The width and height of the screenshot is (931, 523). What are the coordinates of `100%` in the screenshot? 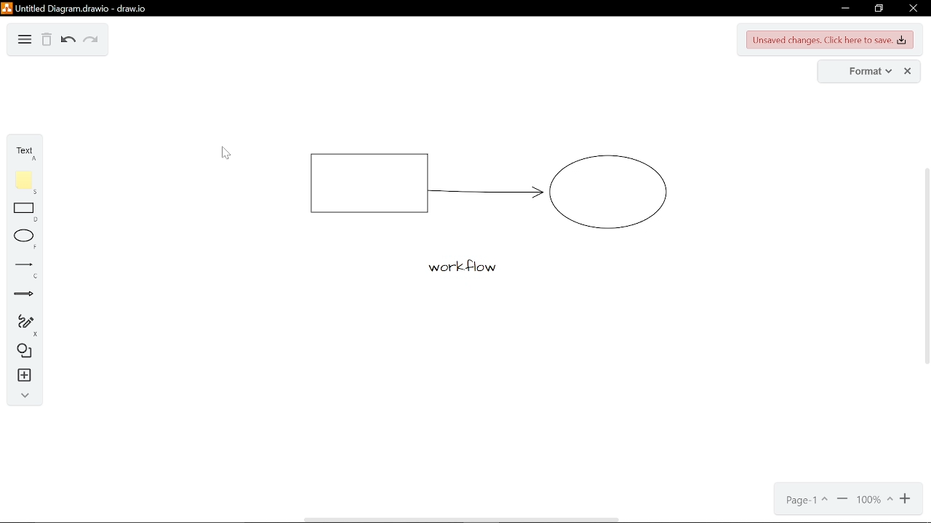 It's located at (874, 500).